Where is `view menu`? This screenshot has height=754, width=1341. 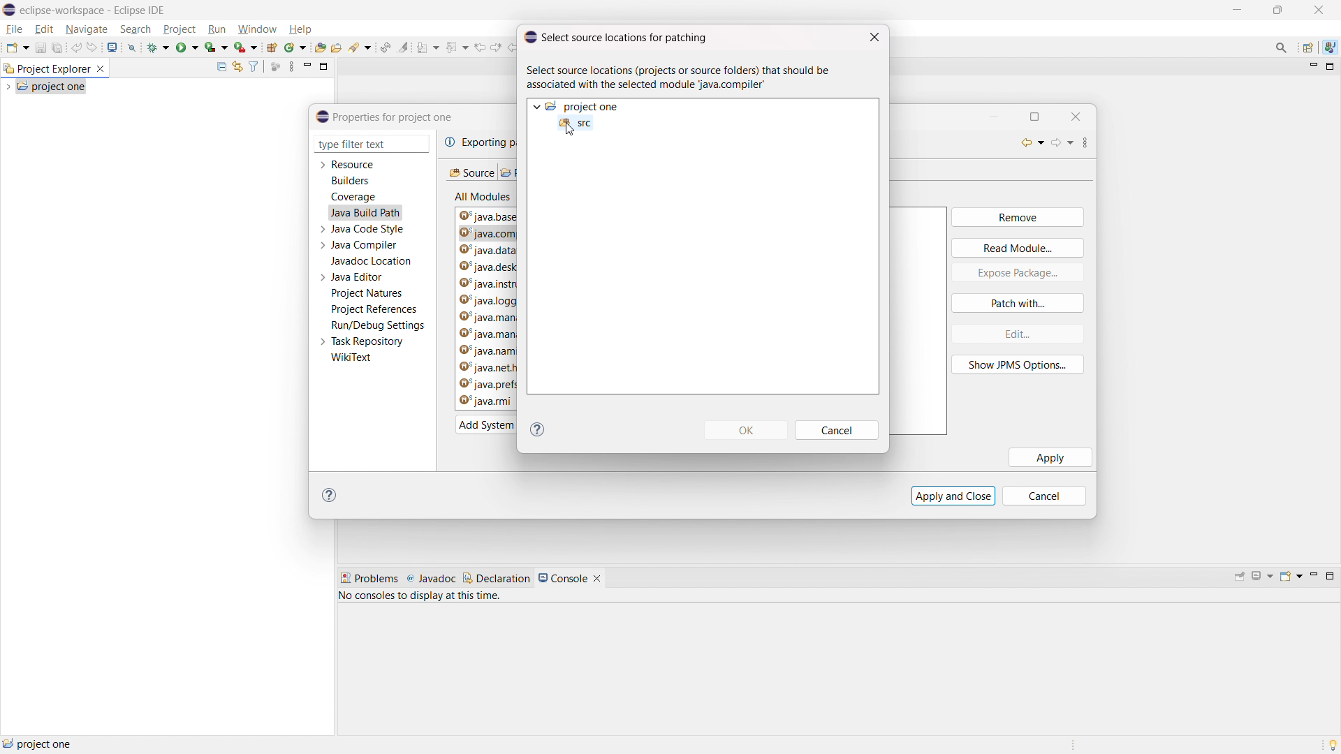 view menu is located at coordinates (291, 66).